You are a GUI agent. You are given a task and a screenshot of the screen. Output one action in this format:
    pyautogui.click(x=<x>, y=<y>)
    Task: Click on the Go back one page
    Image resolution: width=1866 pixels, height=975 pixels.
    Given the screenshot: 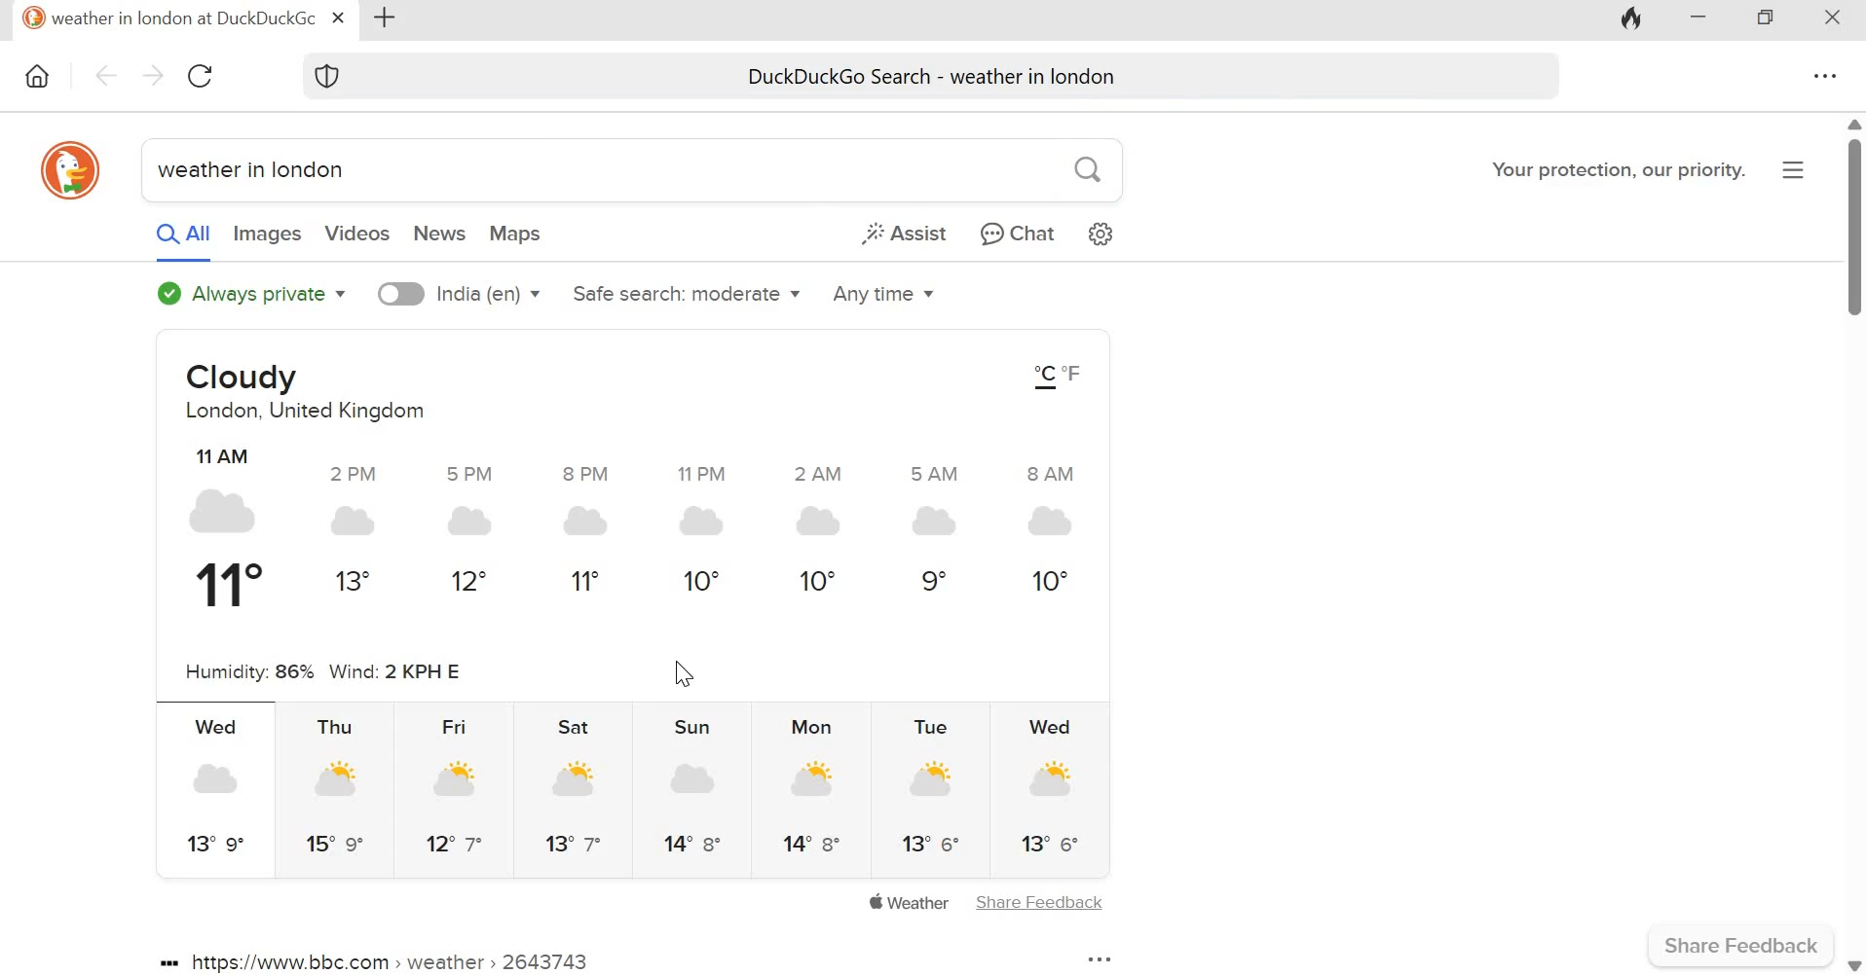 What is the action you would take?
    pyautogui.click(x=103, y=76)
    